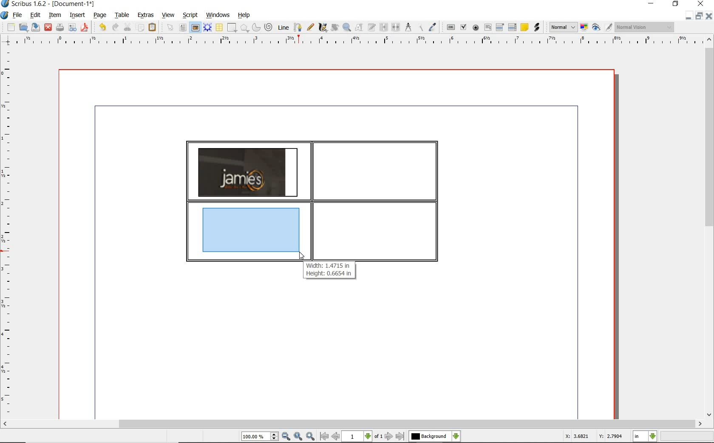 Image resolution: width=714 pixels, height=443 pixels. I want to click on link annotation, so click(536, 27).